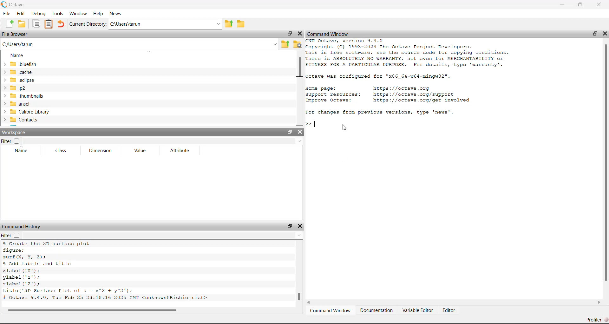 This screenshot has height=324, width=609. Describe the element at coordinates (300, 226) in the screenshot. I see `Close` at that location.